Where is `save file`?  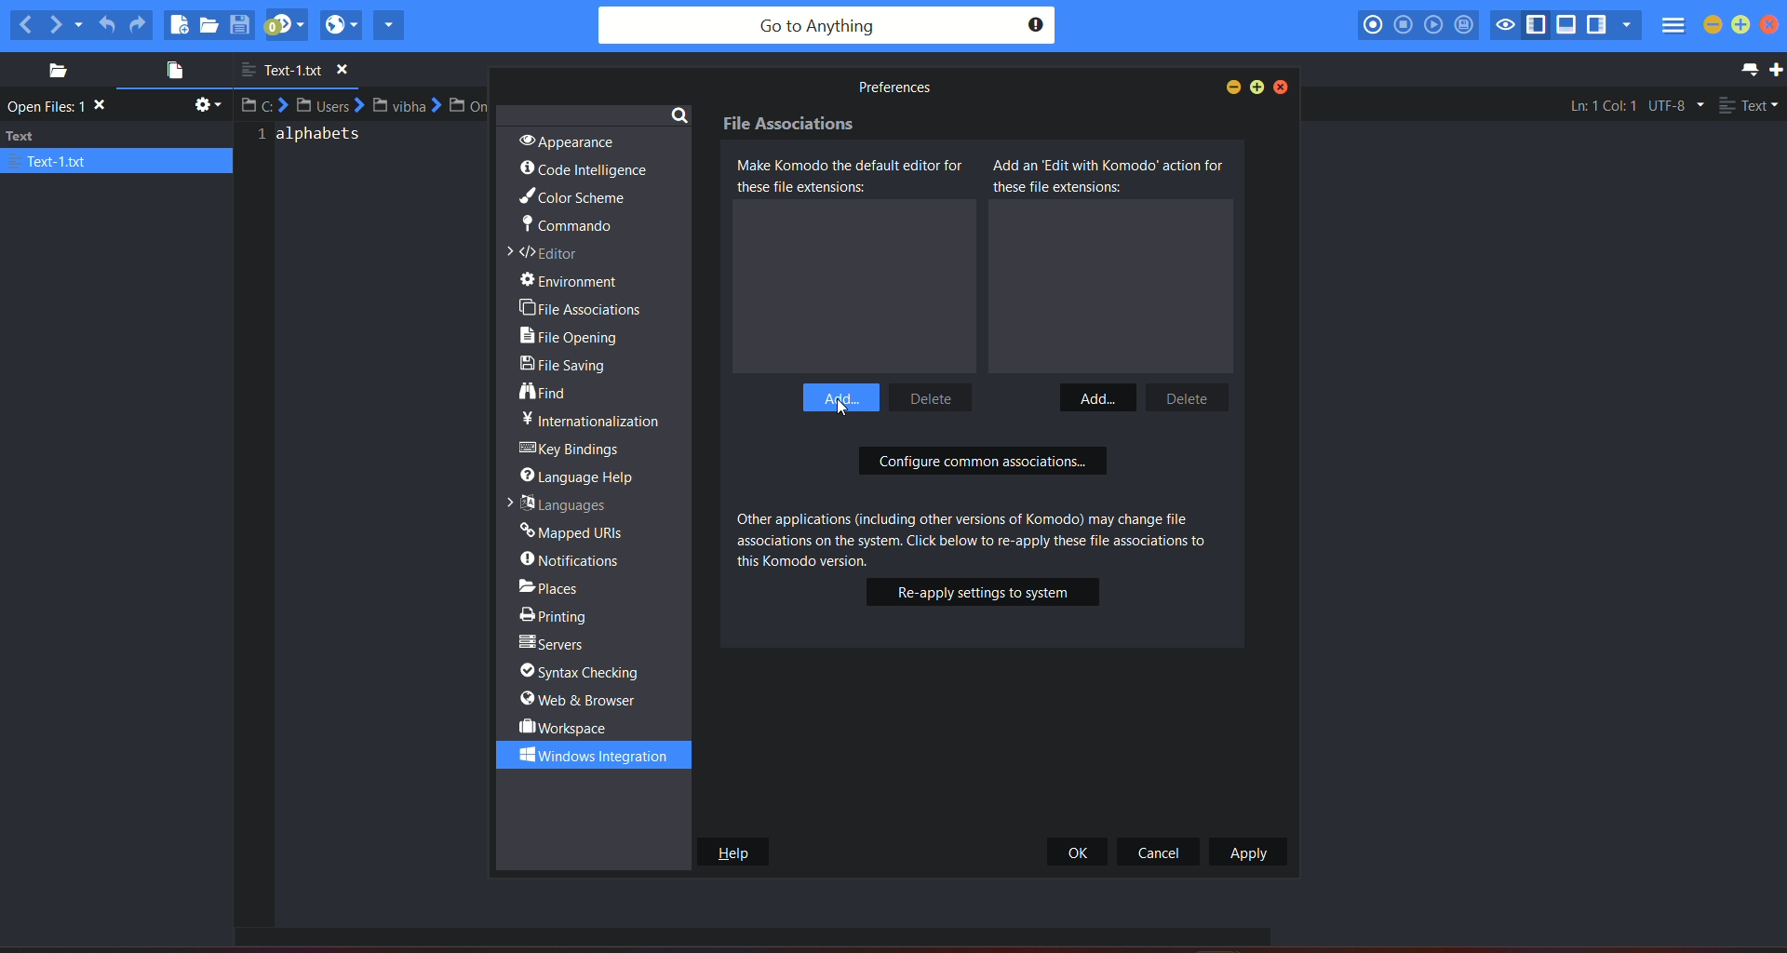
save file is located at coordinates (242, 24).